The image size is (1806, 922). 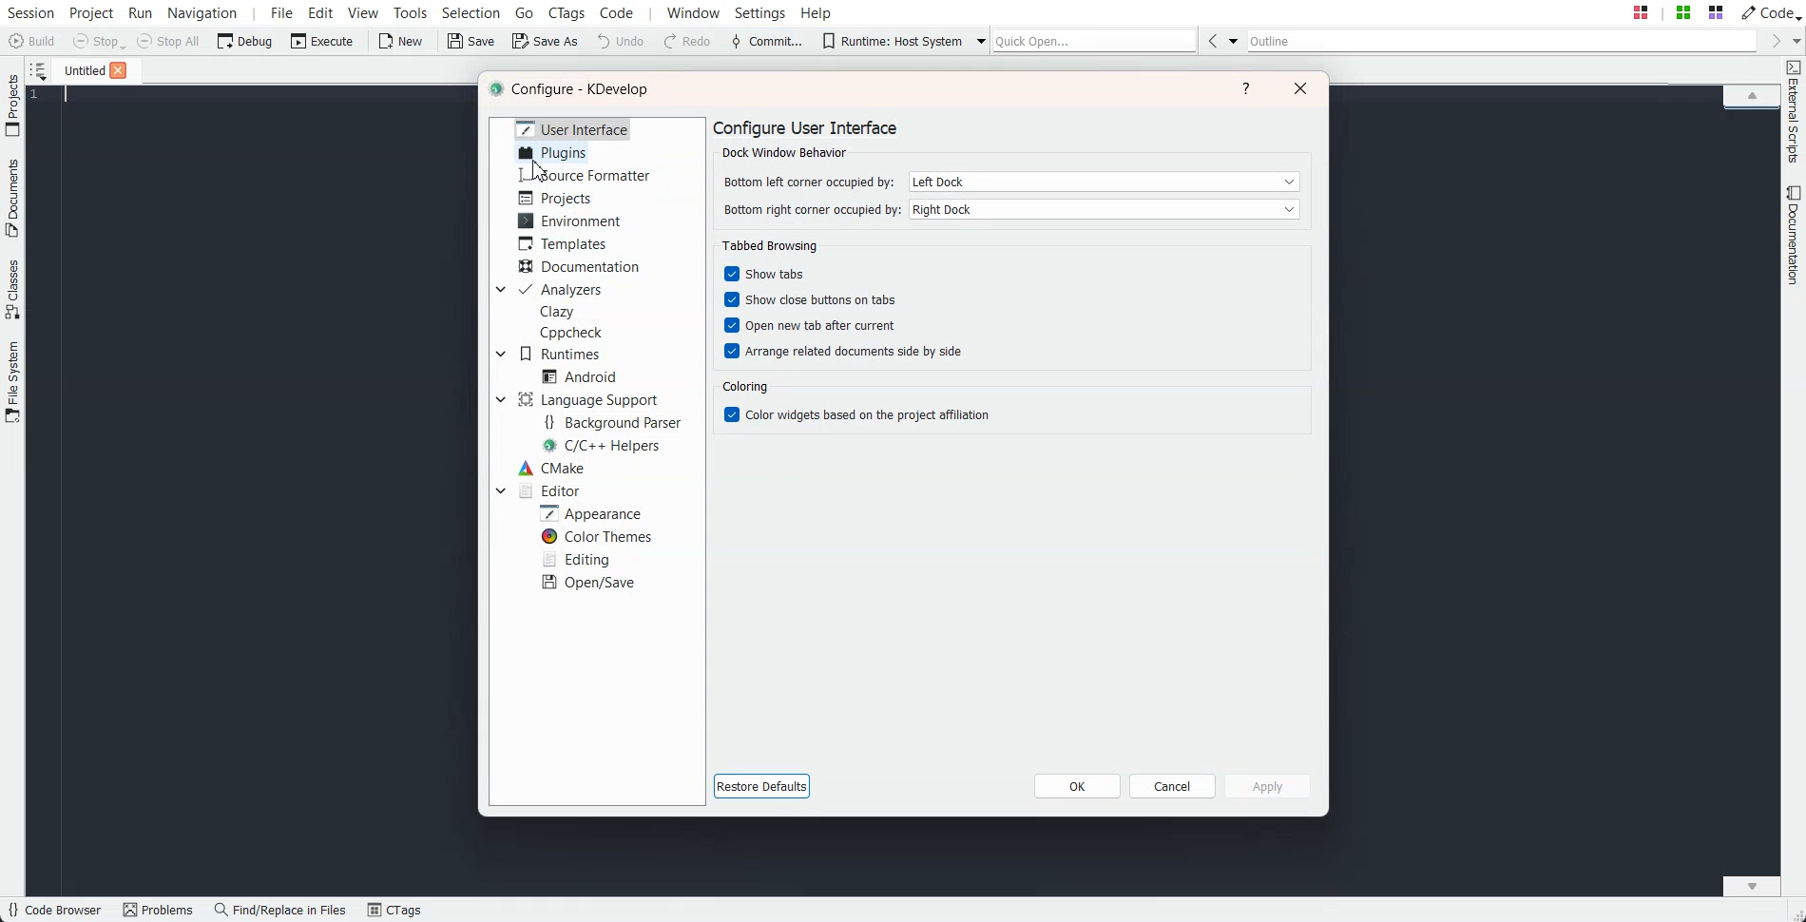 What do you see at coordinates (500, 490) in the screenshot?
I see `Drop down box` at bounding box center [500, 490].